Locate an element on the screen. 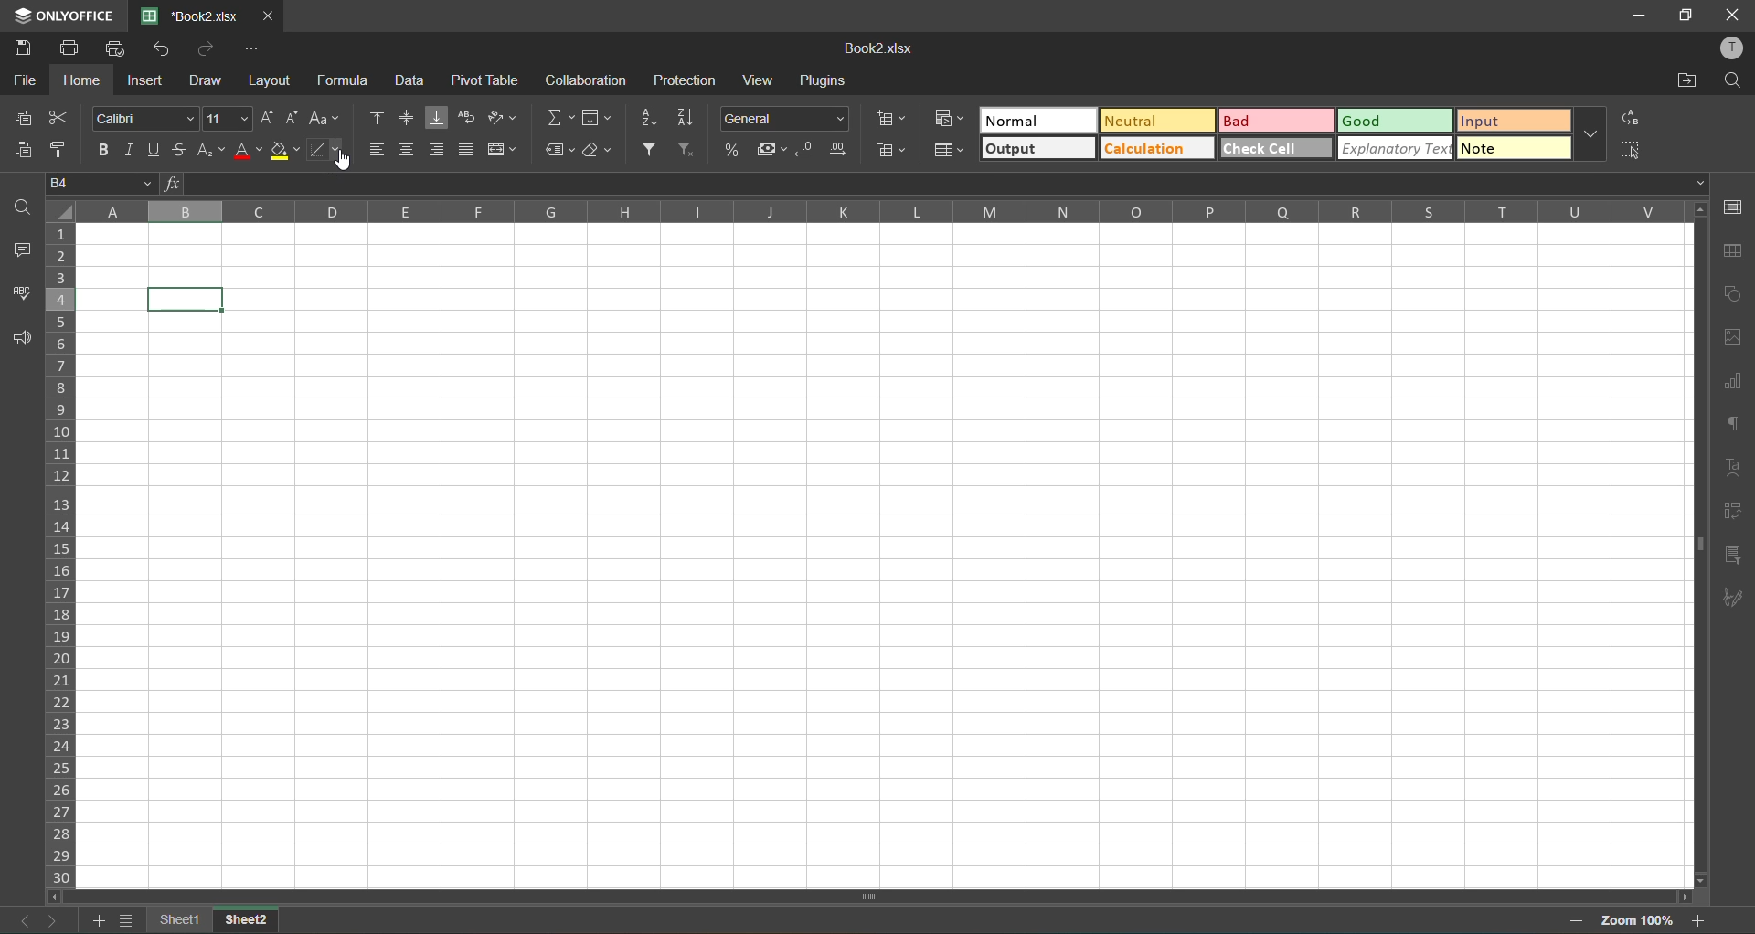 This screenshot has width=1755, height=934. merge and center is located at coordinates (502, 150).